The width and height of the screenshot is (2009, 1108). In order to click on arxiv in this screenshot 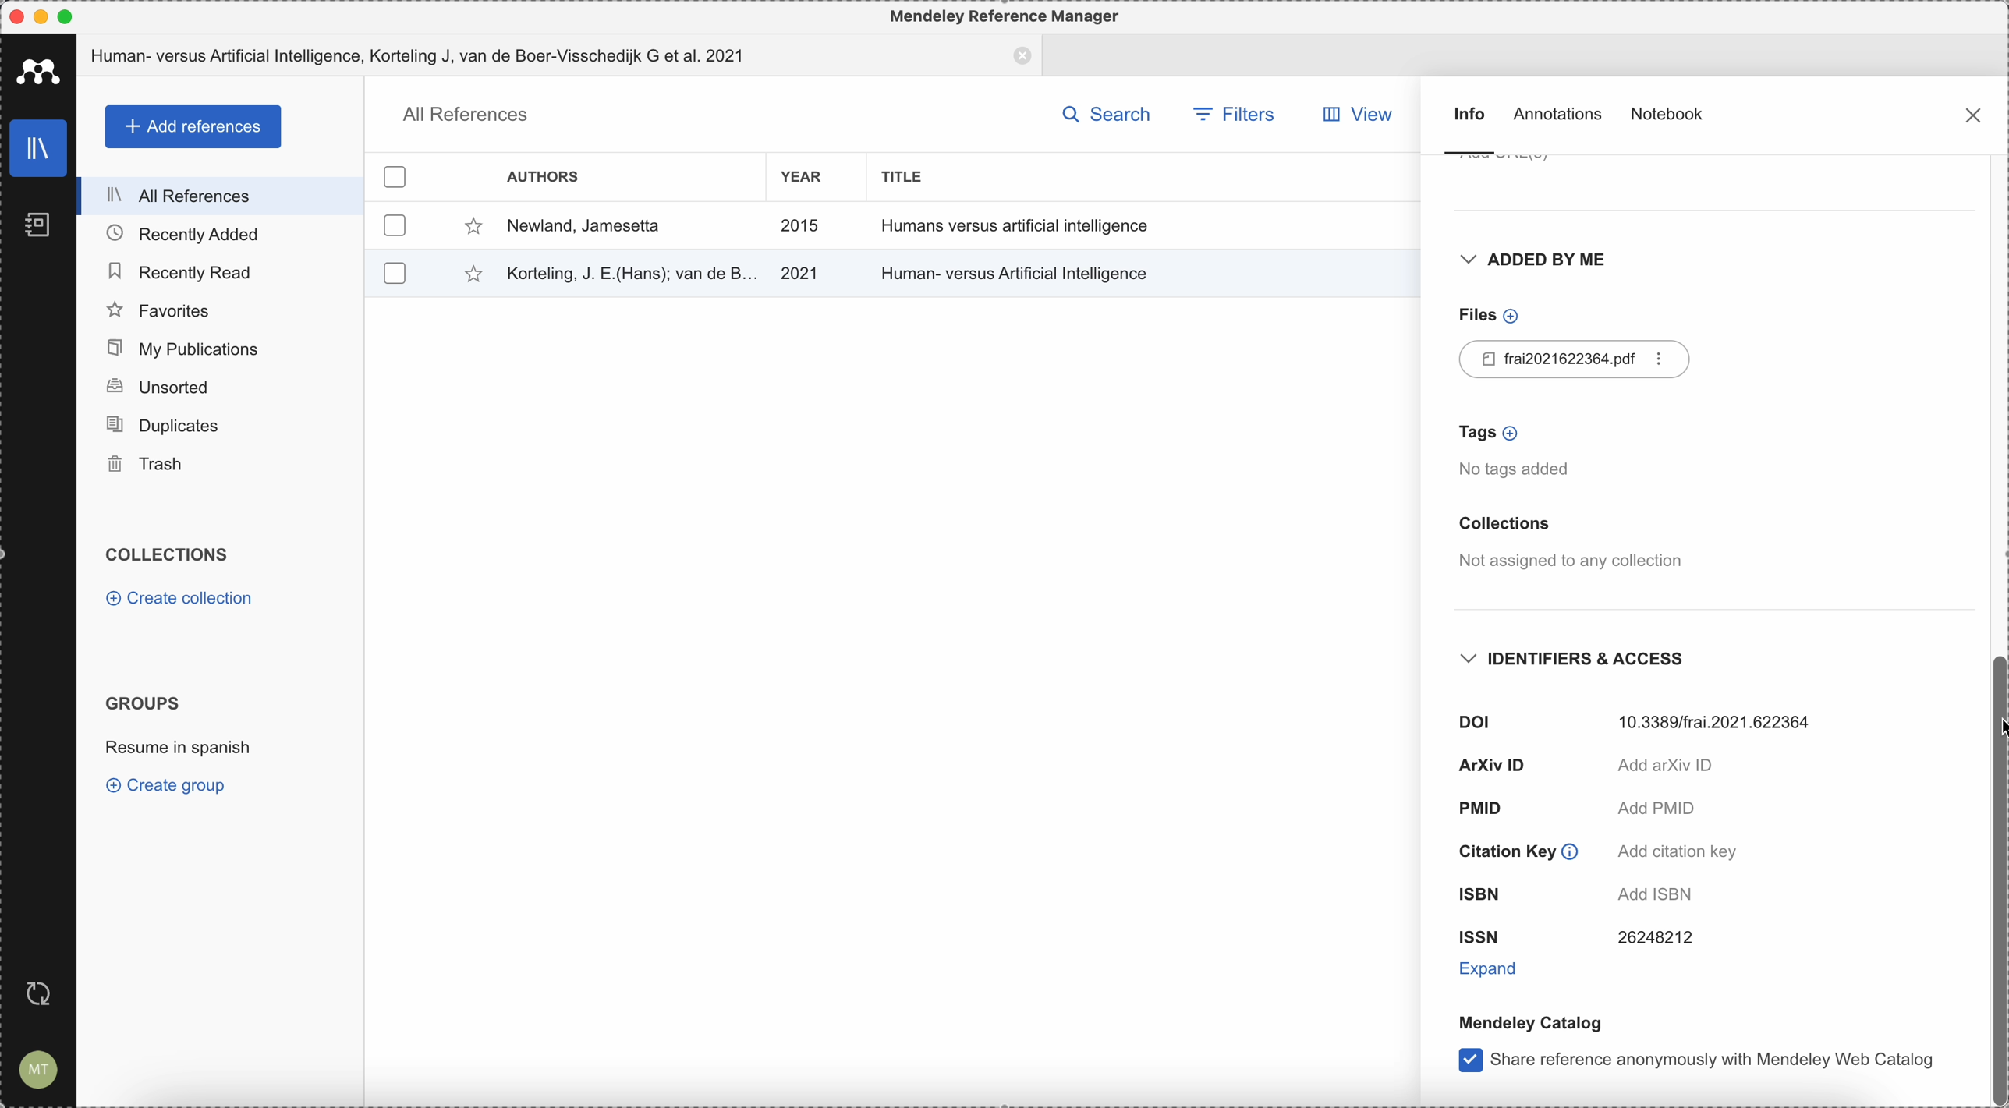, I will do `click(1588, 766)`.